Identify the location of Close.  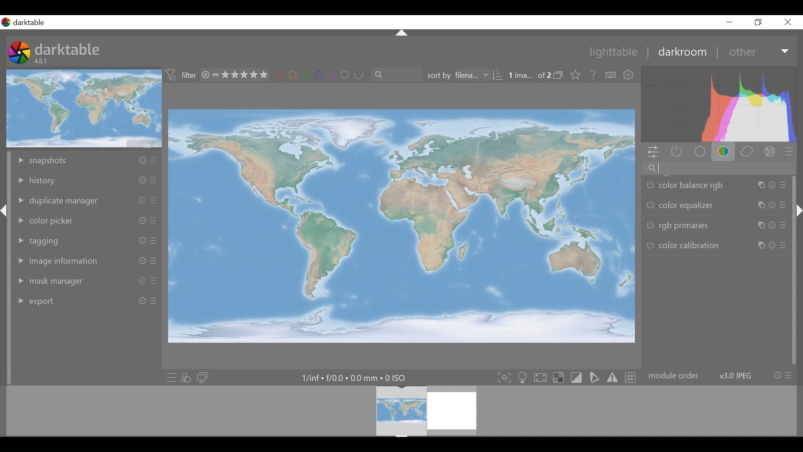
(787, 21).